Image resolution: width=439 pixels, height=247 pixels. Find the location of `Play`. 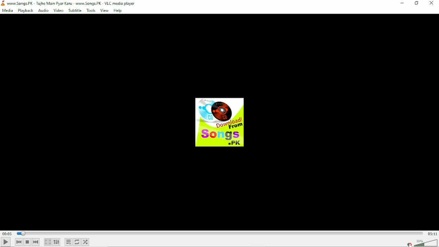

Play is located at coordinates (7, 242).